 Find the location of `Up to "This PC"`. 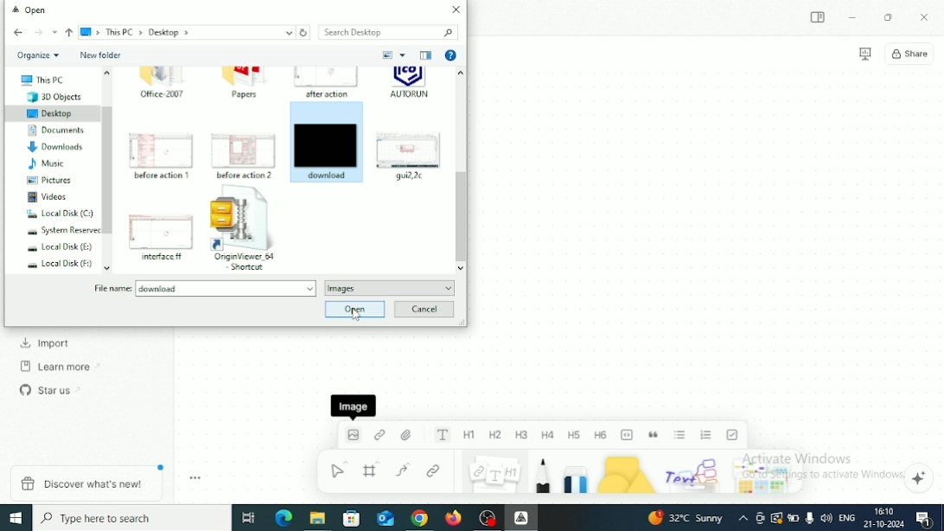

Up to "This PC" is located at coordinates (69, 33).